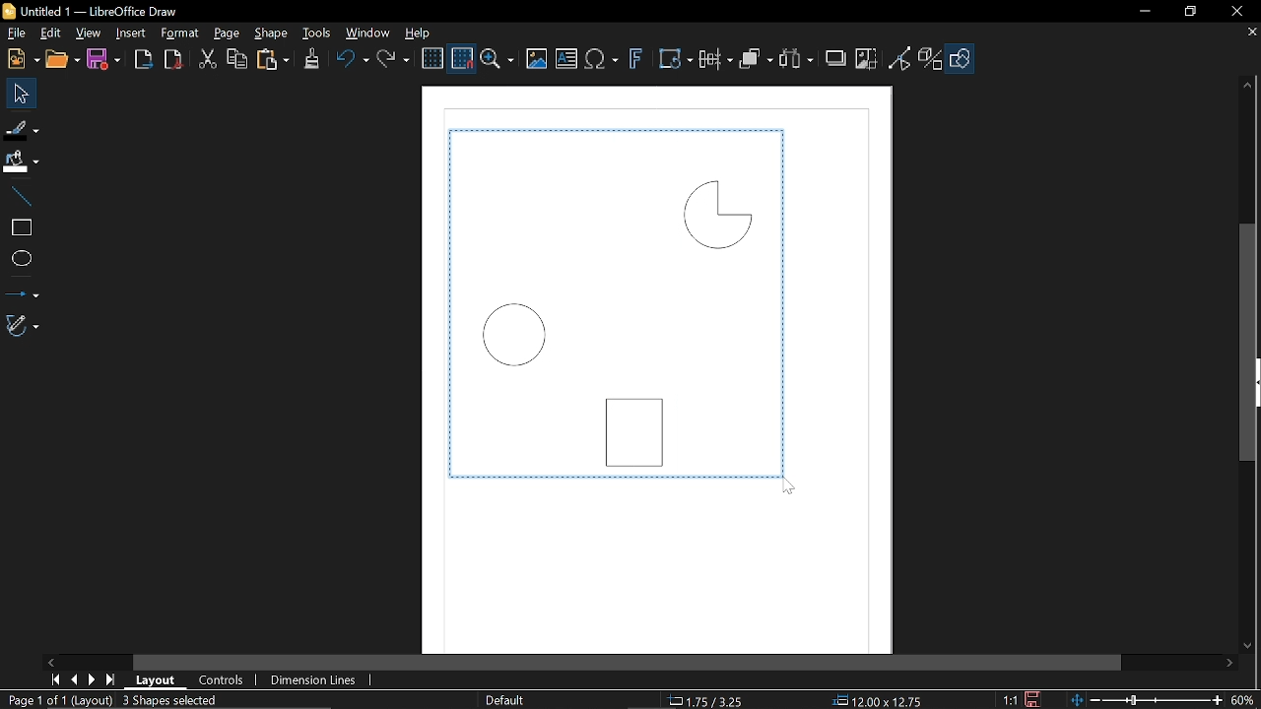 Image resolution: width=1261 pixels, height=709 pixels. What do you see at coordinates (179, 33) in the screenshot?
I see `Format` at bounding box center [179, 33].